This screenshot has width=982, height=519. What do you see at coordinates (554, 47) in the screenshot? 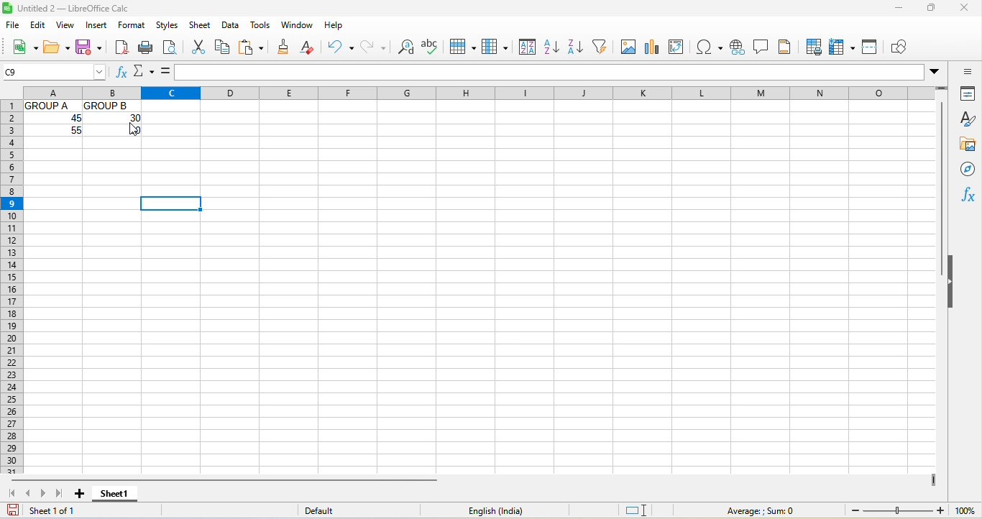
I see `sort ascending` at bounding box center [554, 47].